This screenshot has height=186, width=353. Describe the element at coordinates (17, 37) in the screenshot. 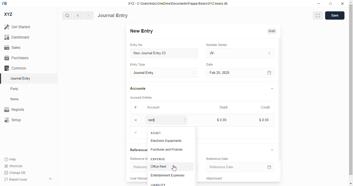

I see `dashboard` at that location.